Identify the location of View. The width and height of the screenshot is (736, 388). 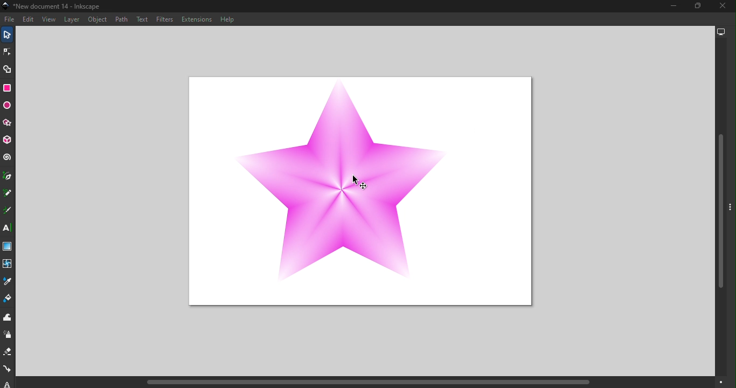
(49, 20).